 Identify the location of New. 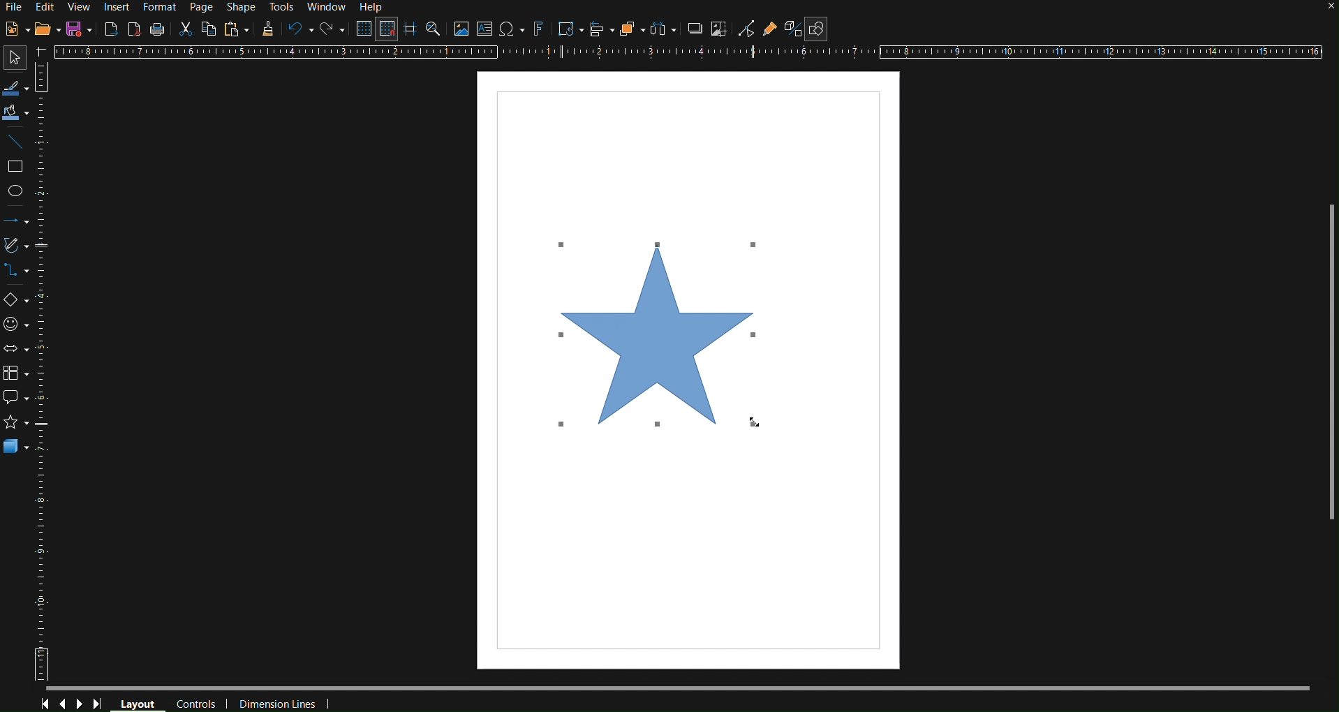
(17, 29).